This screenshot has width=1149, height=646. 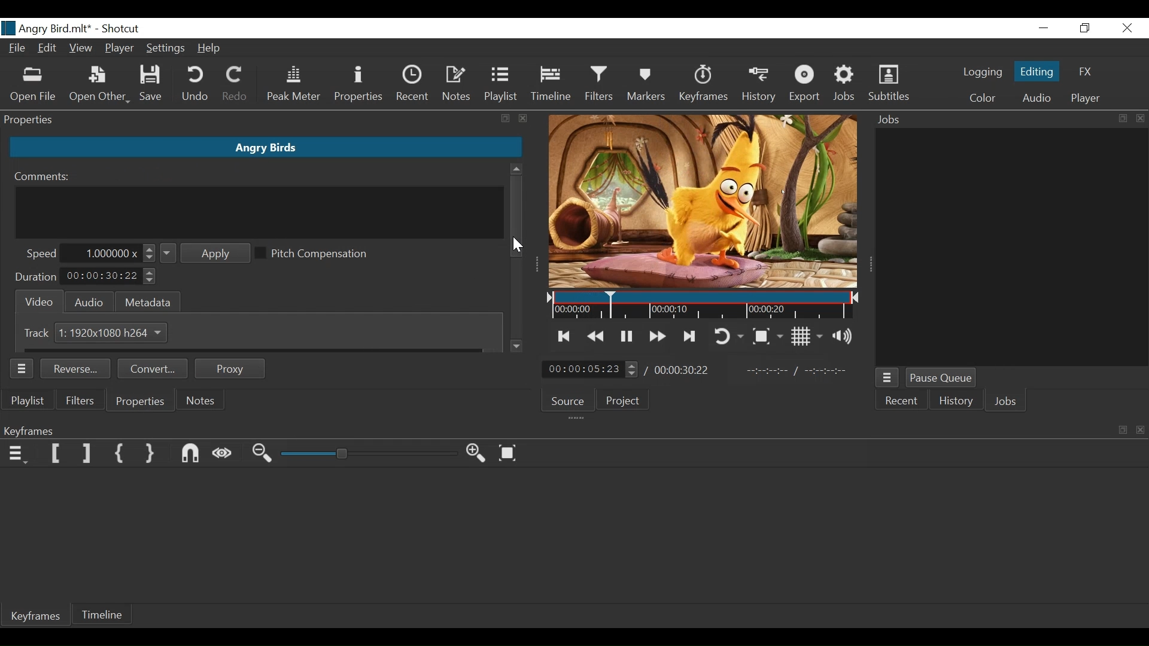 I want to click on Current position, so click(x=591, y=369).